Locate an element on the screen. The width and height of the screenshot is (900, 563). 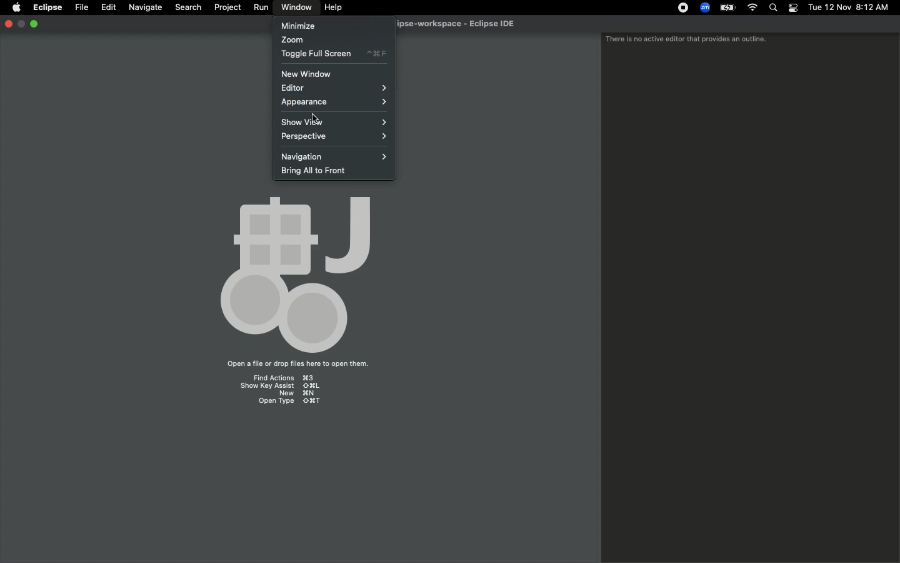
Help is located at coordinates (334, 8).